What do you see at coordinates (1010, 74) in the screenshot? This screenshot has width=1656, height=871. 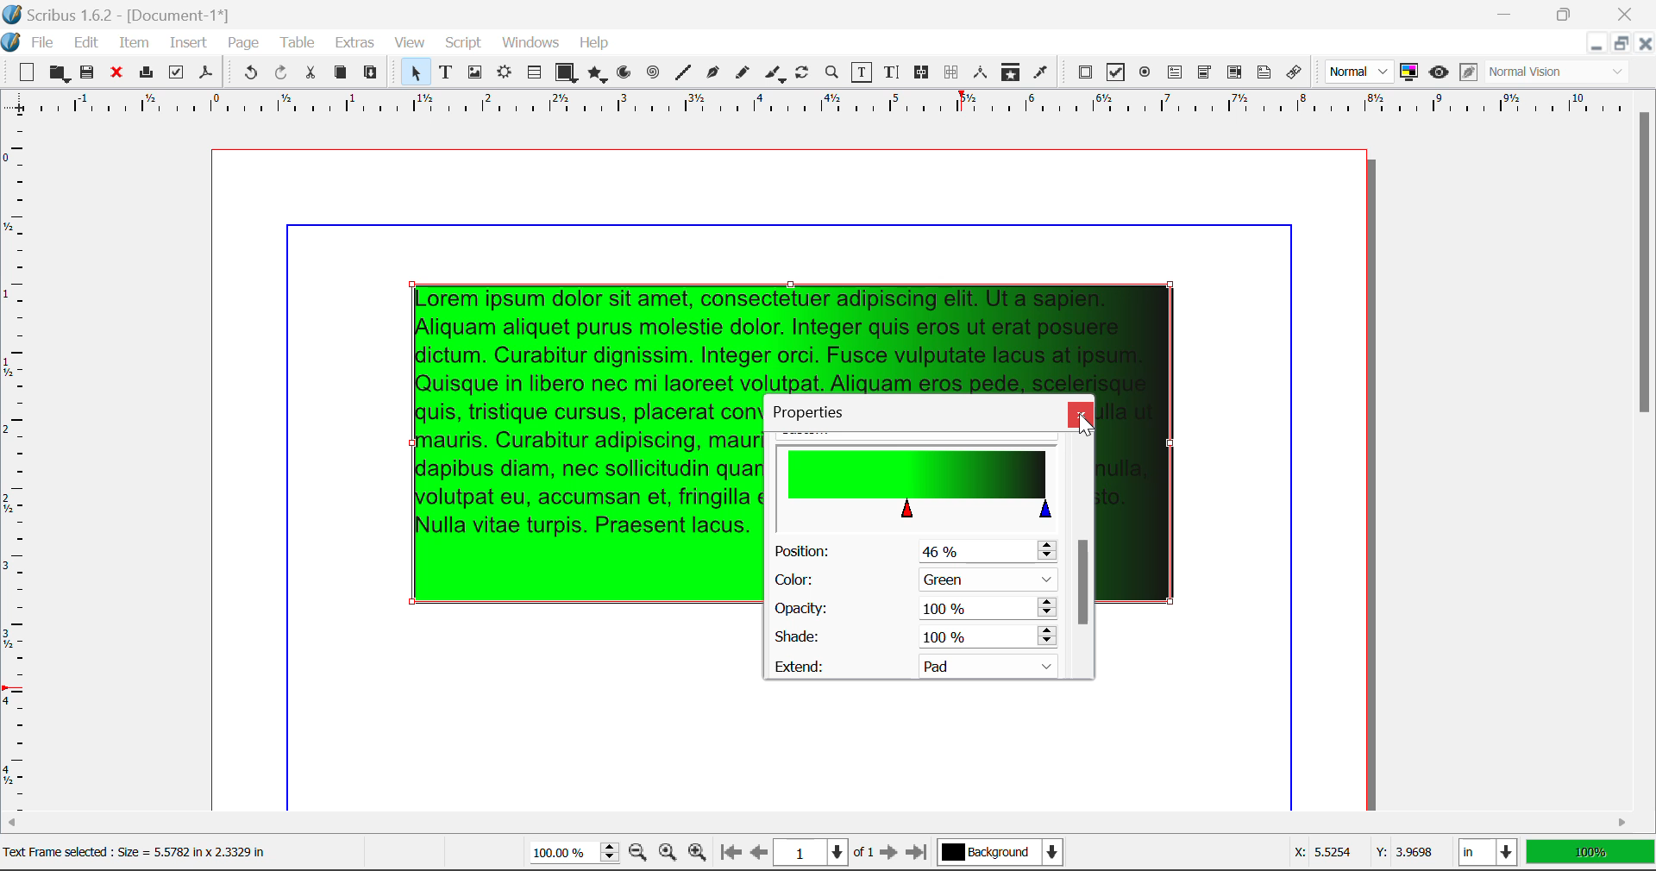 I see `Copy Item Properties` at bounding box center [1010, 74].